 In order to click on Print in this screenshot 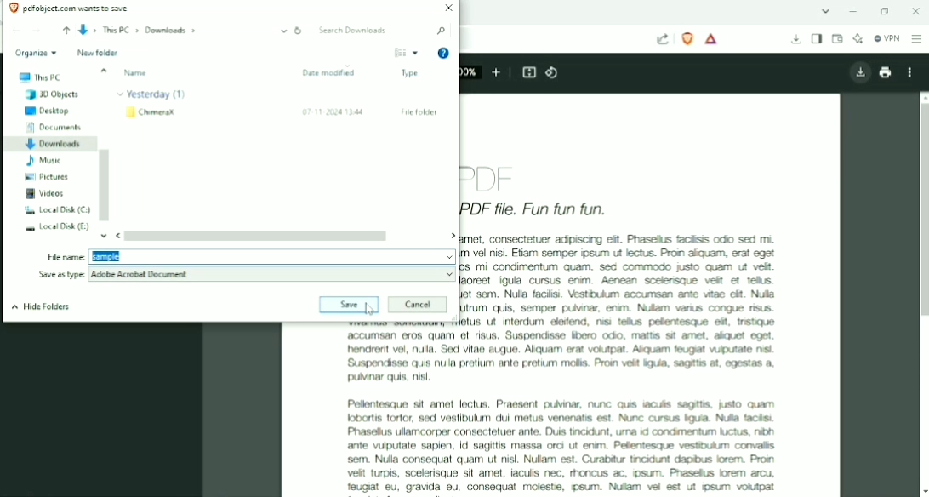, I will do `click(885, 72)`.